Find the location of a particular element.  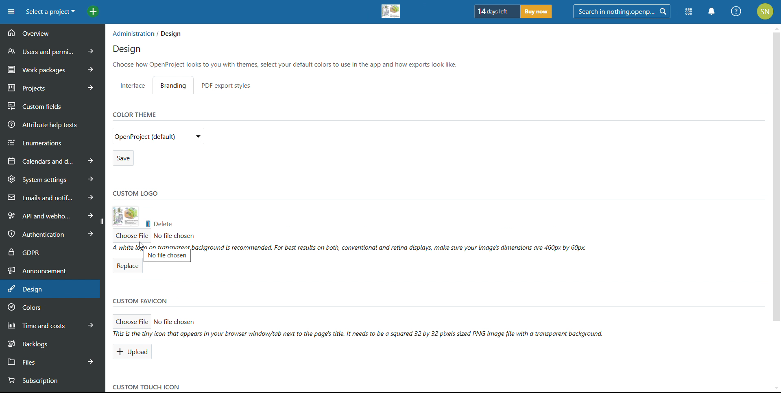

authentication is located at coordinates (48, 234).